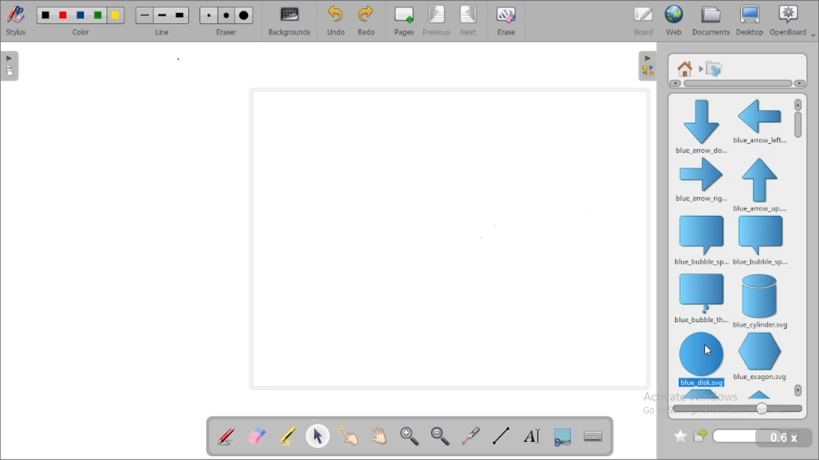 This screenshot has height=460, width=819. What do you see at coordinates (319, 435) in the screenshot?
I see `select and modify objects` at bounding box center [319, 435].